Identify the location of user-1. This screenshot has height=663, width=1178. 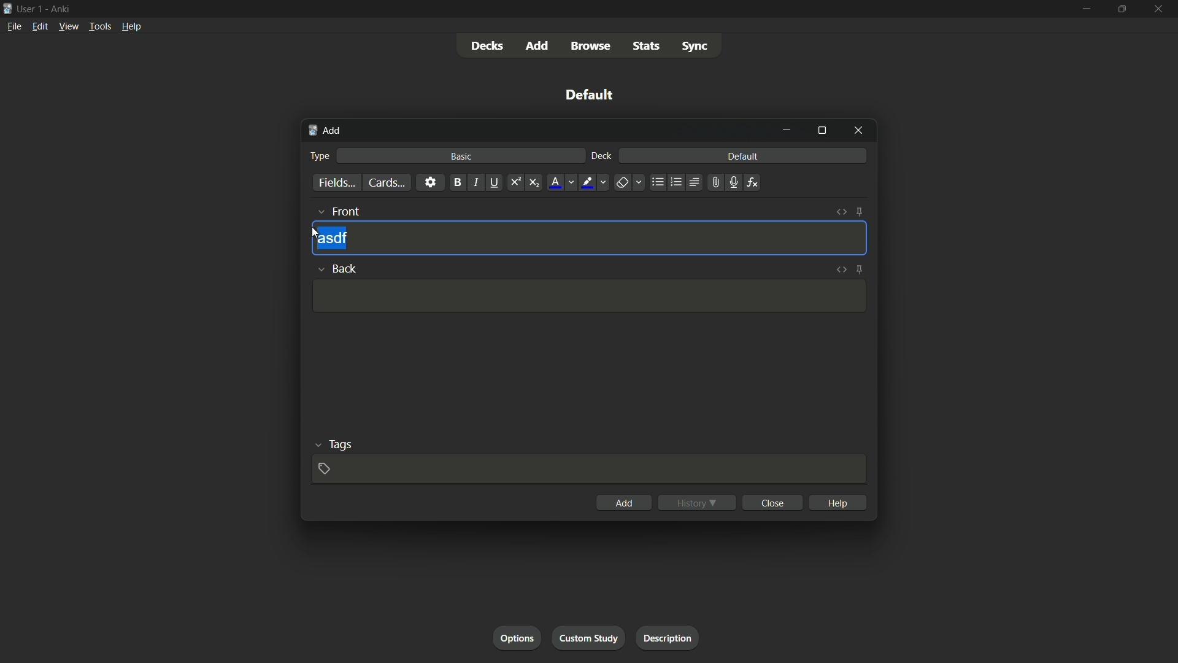
(30, 7).